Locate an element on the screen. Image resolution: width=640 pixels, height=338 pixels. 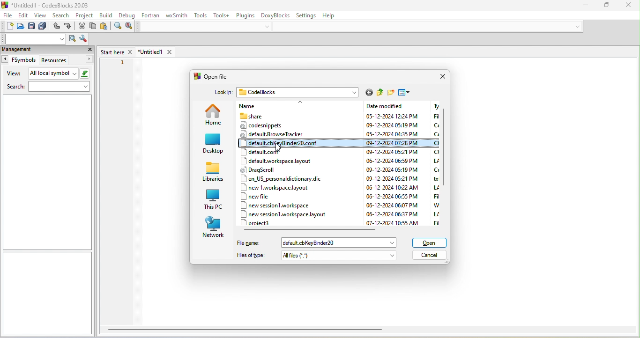
this pc is located at coordinates (214, 200).